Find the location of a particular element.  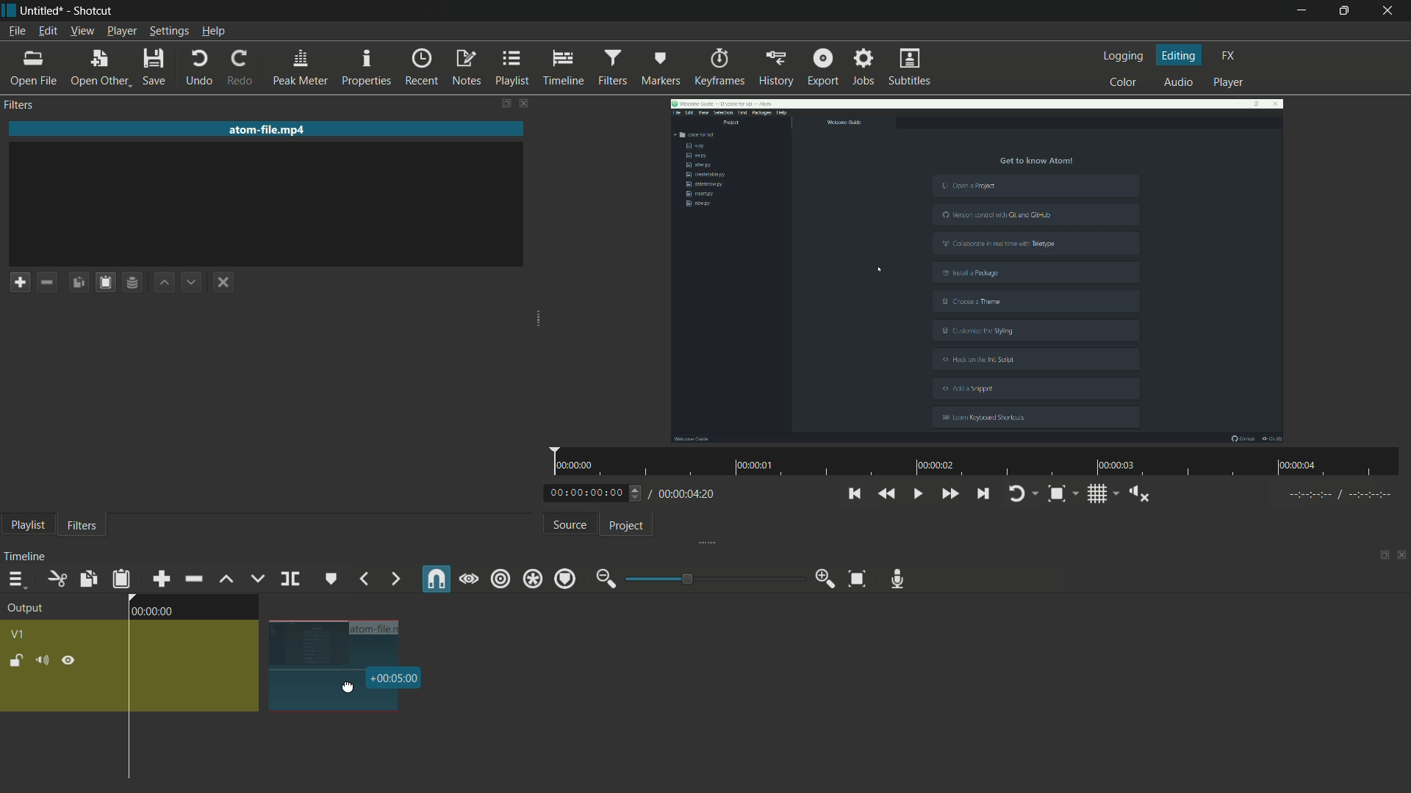

mute/unmute is located at coordinates (43, 659).